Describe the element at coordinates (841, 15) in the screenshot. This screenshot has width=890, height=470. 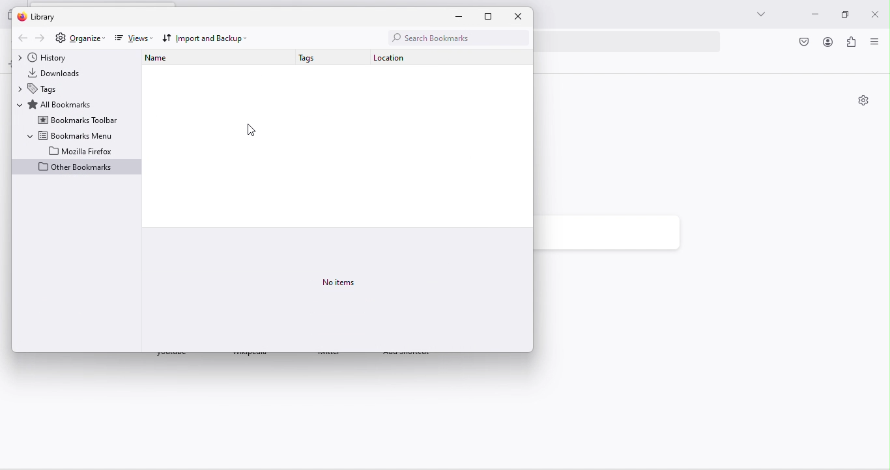
I see `maximize` at that location.